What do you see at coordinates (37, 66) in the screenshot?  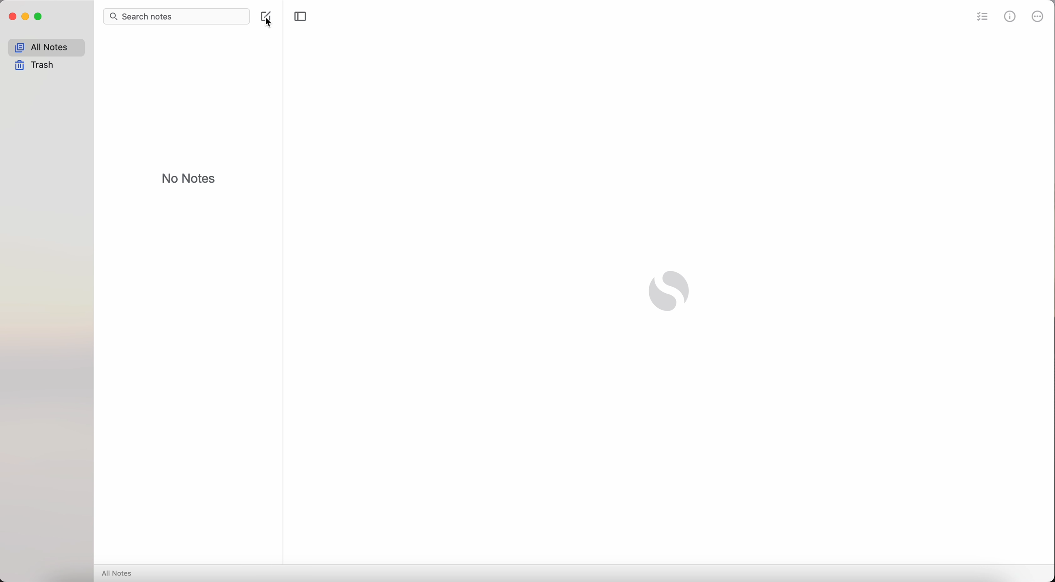 I see `trash` at bounding box center [37, 66].